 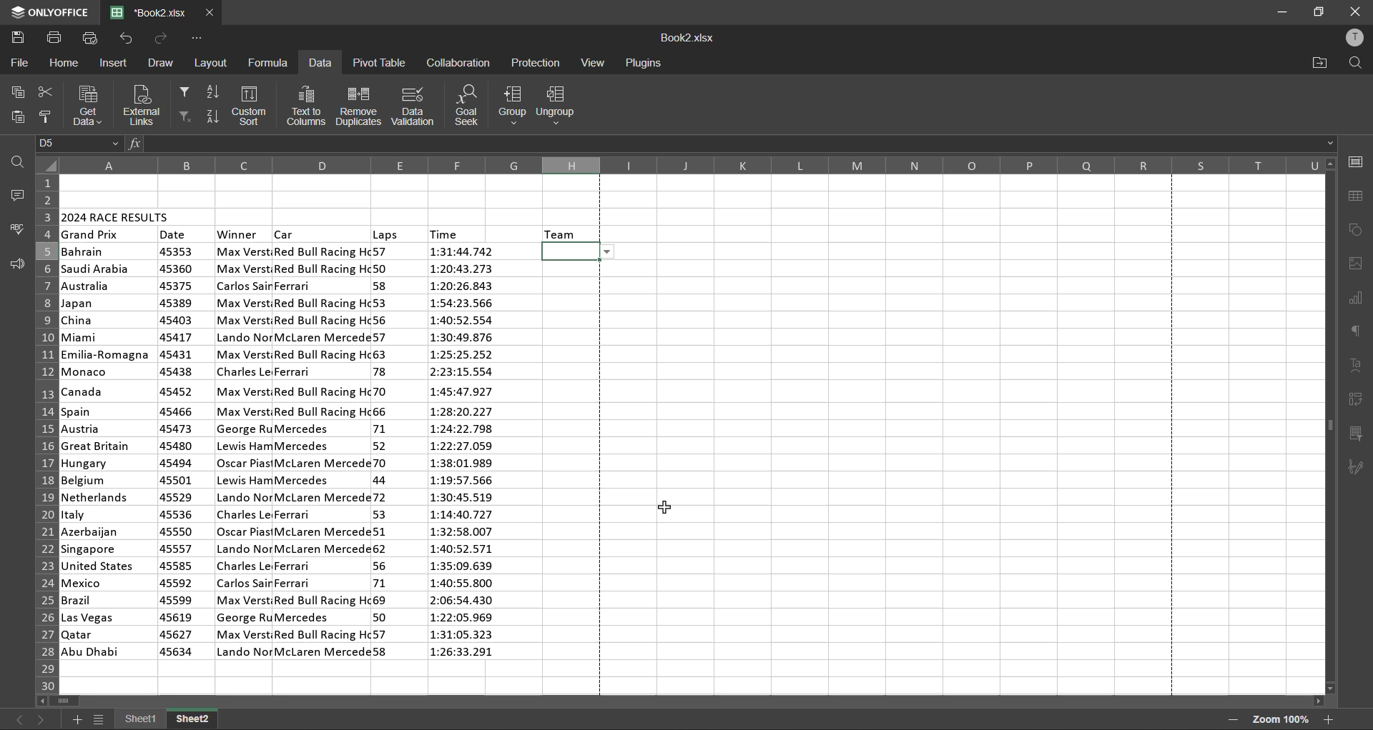 I want to click on goal seek, so click(x=471, y=106).